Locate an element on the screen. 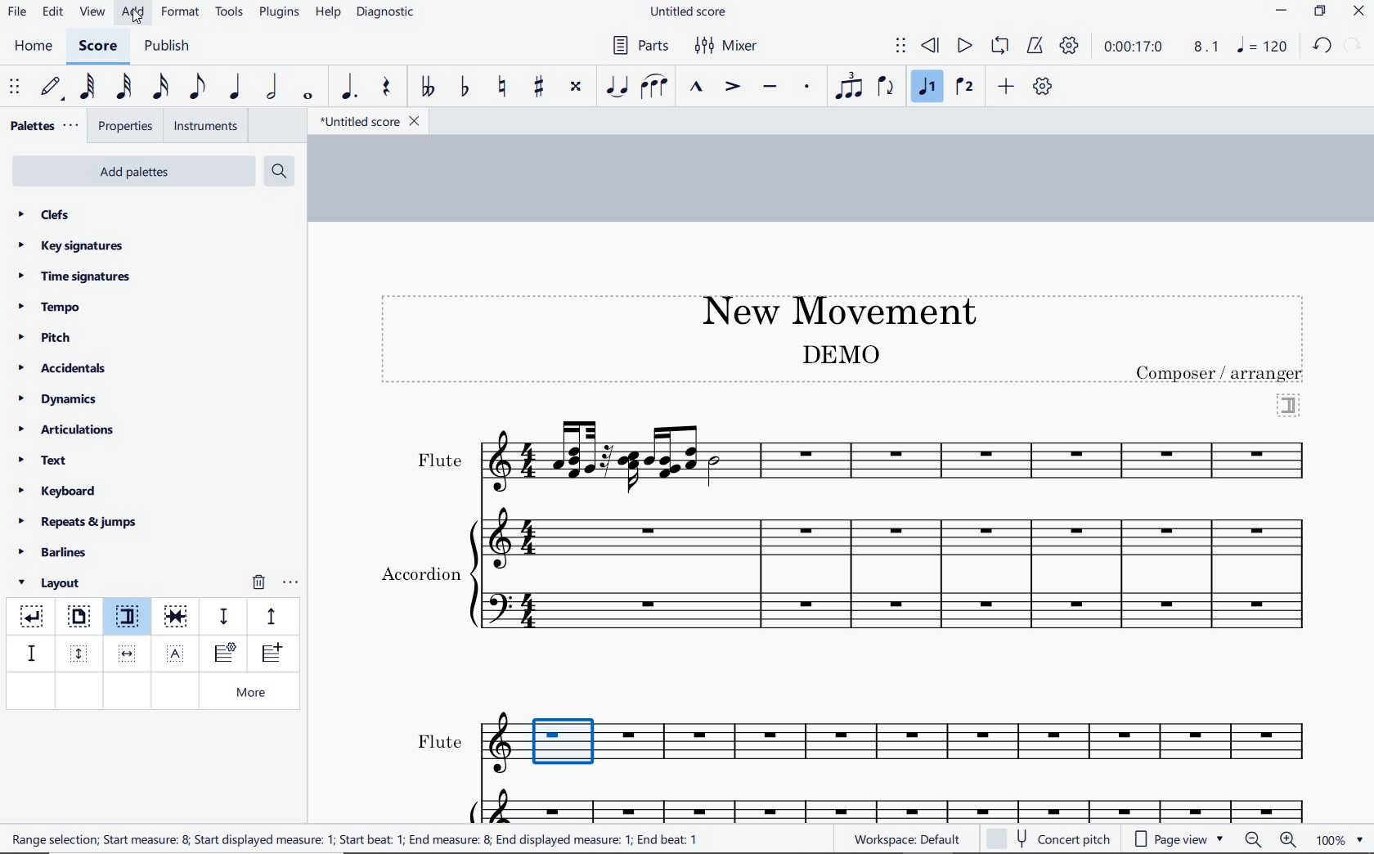  zoom factor is located at coordinates (1340, 839).